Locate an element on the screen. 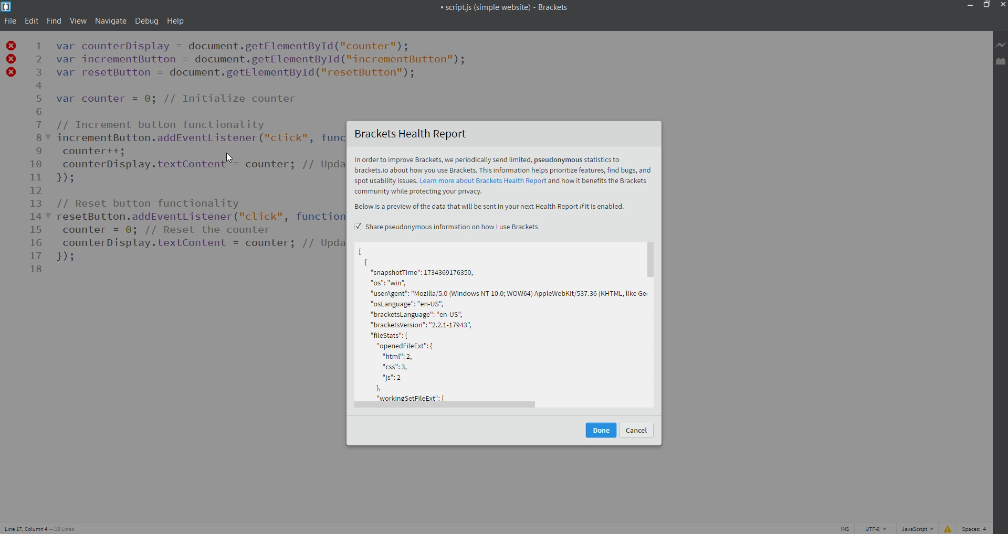 The height and width of the screenshot is (534, 1008). done is located at coordinates (601, 430).